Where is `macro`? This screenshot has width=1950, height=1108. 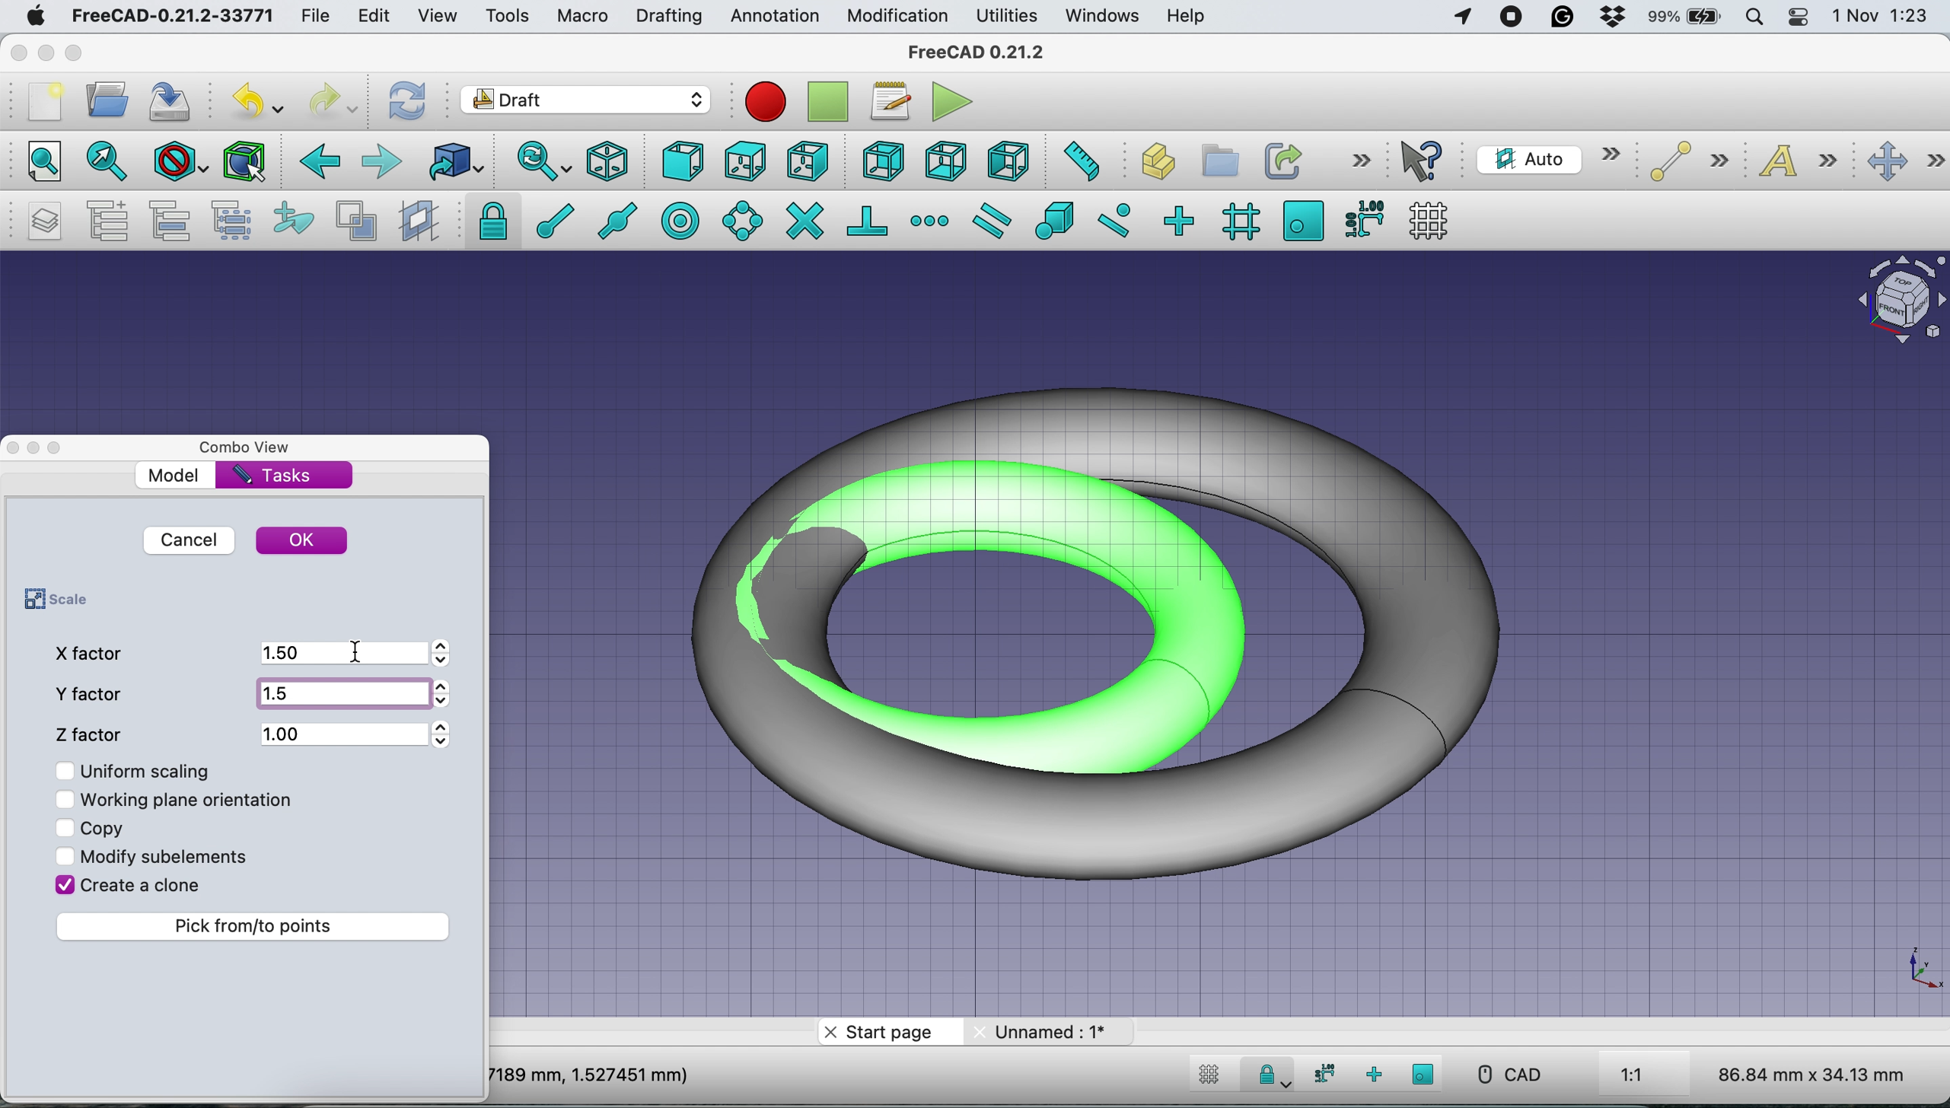
macro is located at coordinates (583, 18).